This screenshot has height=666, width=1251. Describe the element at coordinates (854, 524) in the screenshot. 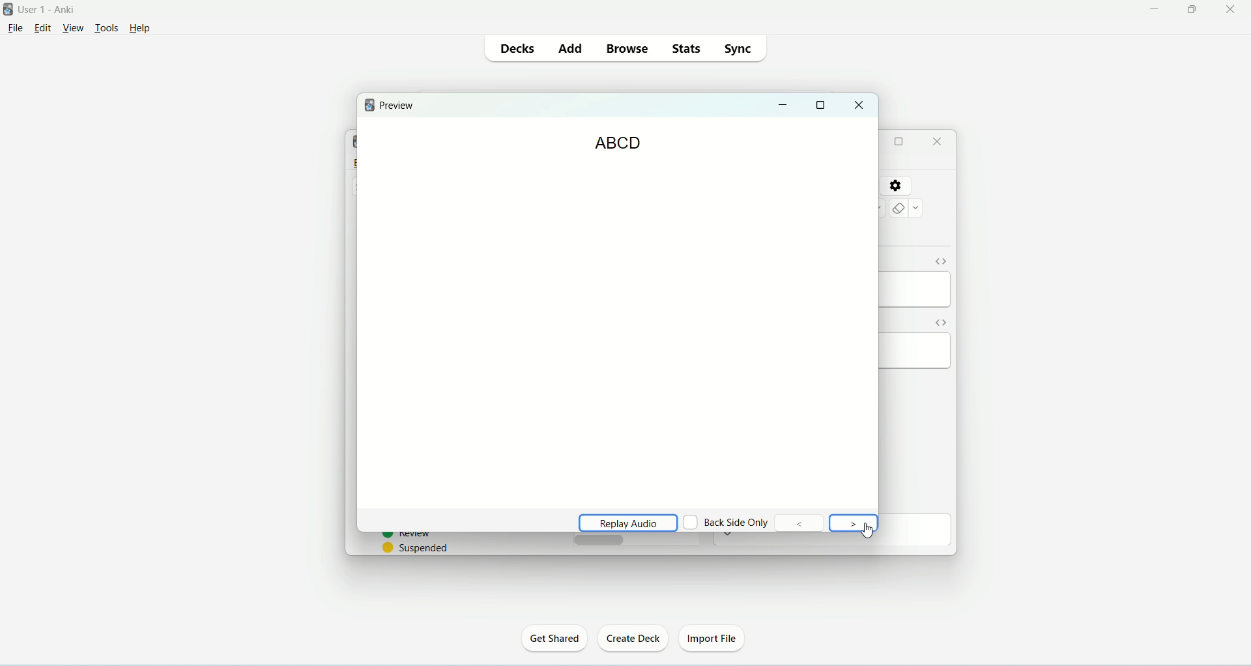

I see `Next` at that location.